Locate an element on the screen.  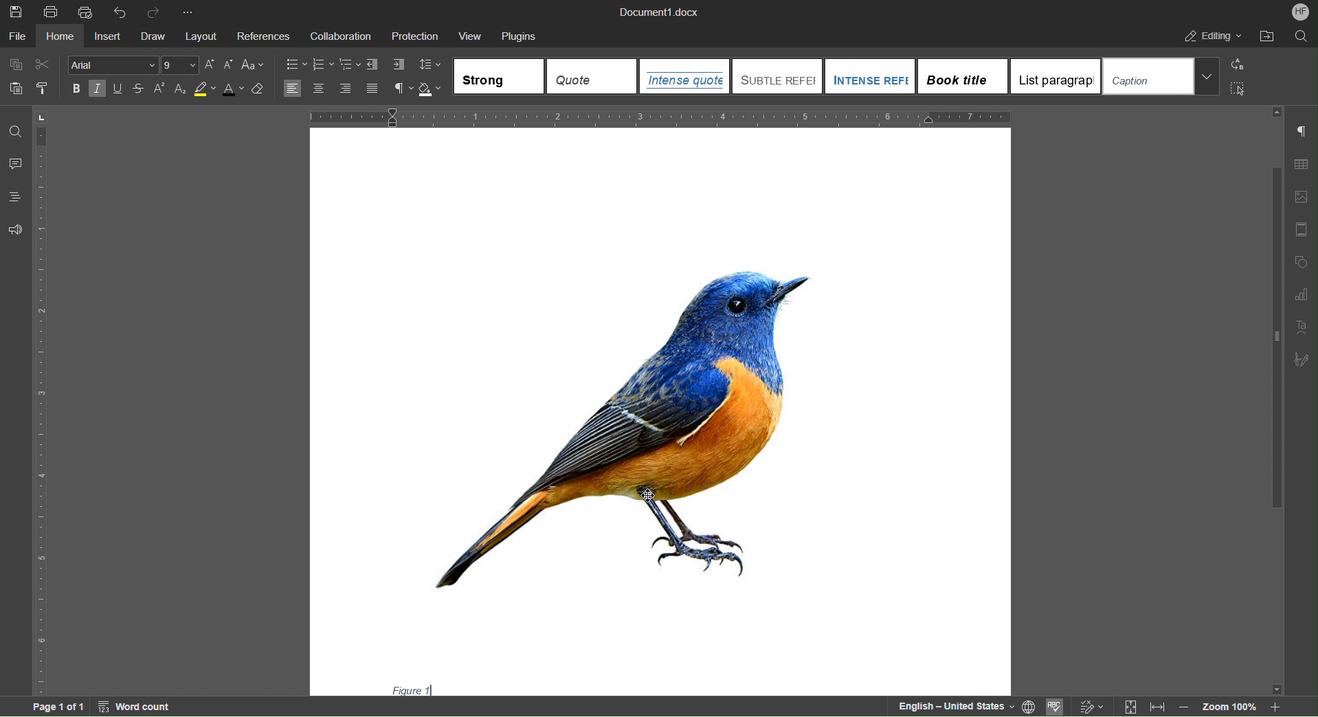
Page 1 of 1 is located at coordinates (48, 707).